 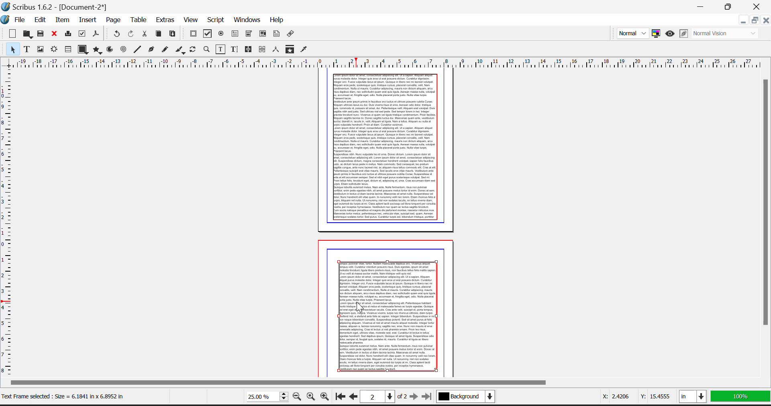 What do you see at coordinates (311, 397) in the screenshot?
I see `Zoom Settings` at bounding box center [311, 397].